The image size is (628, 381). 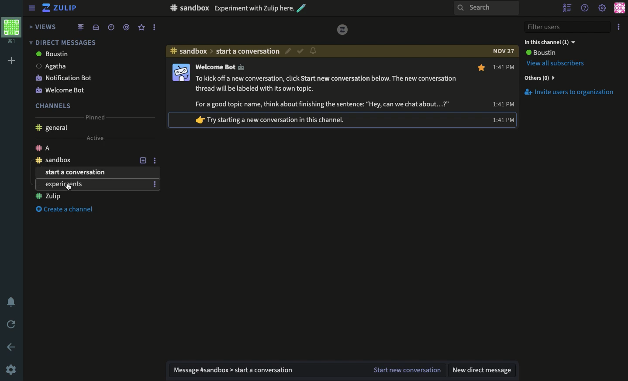 What do you see at coordinates (94, 137) in the screenshot?
I see `Active` at bounding box center [94, 137].